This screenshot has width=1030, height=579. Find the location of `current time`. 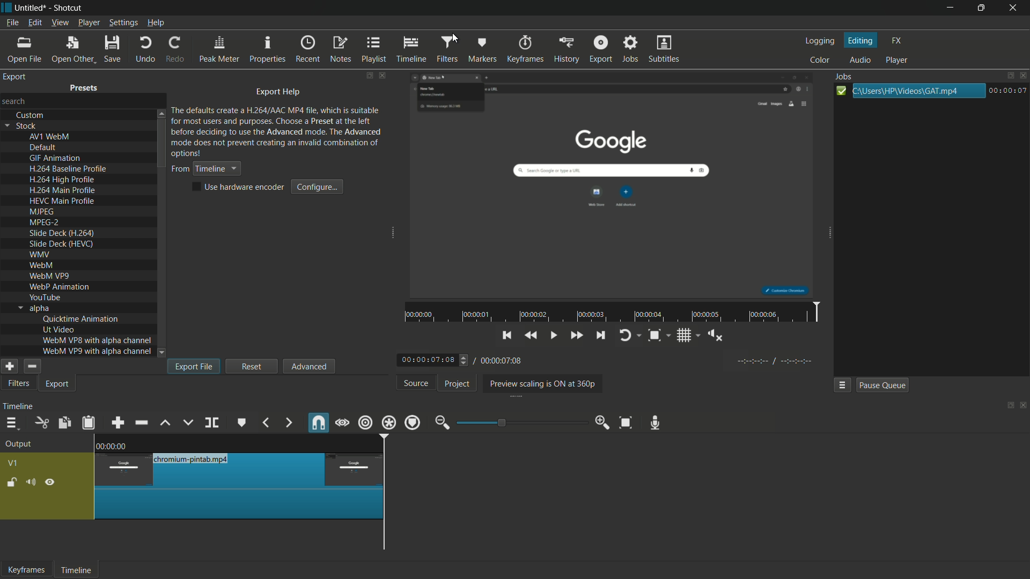

current time is located at coordinates (429, 361).